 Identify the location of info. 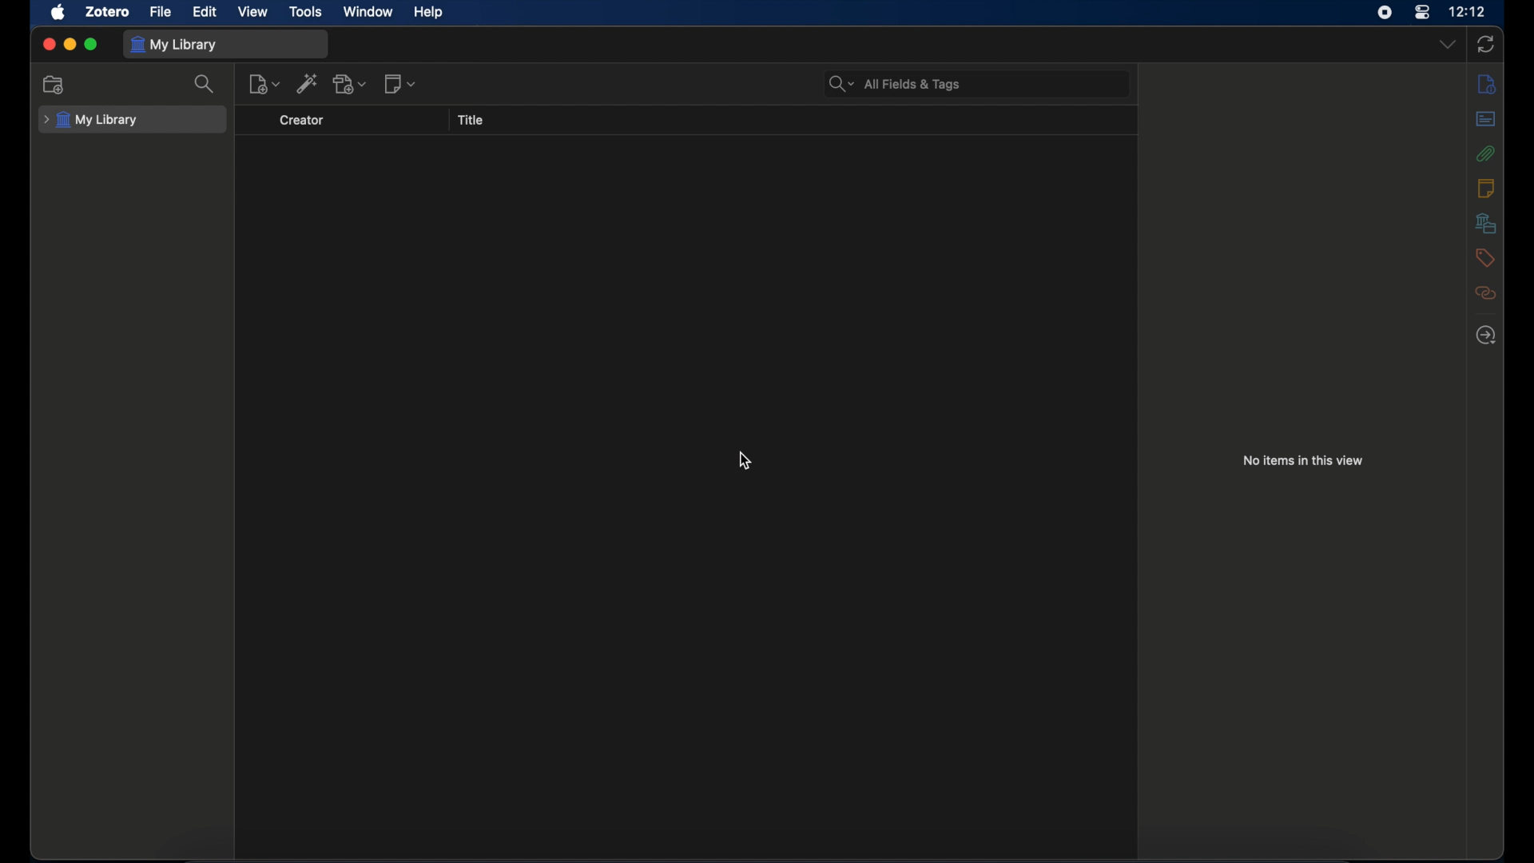
(1487, 86).